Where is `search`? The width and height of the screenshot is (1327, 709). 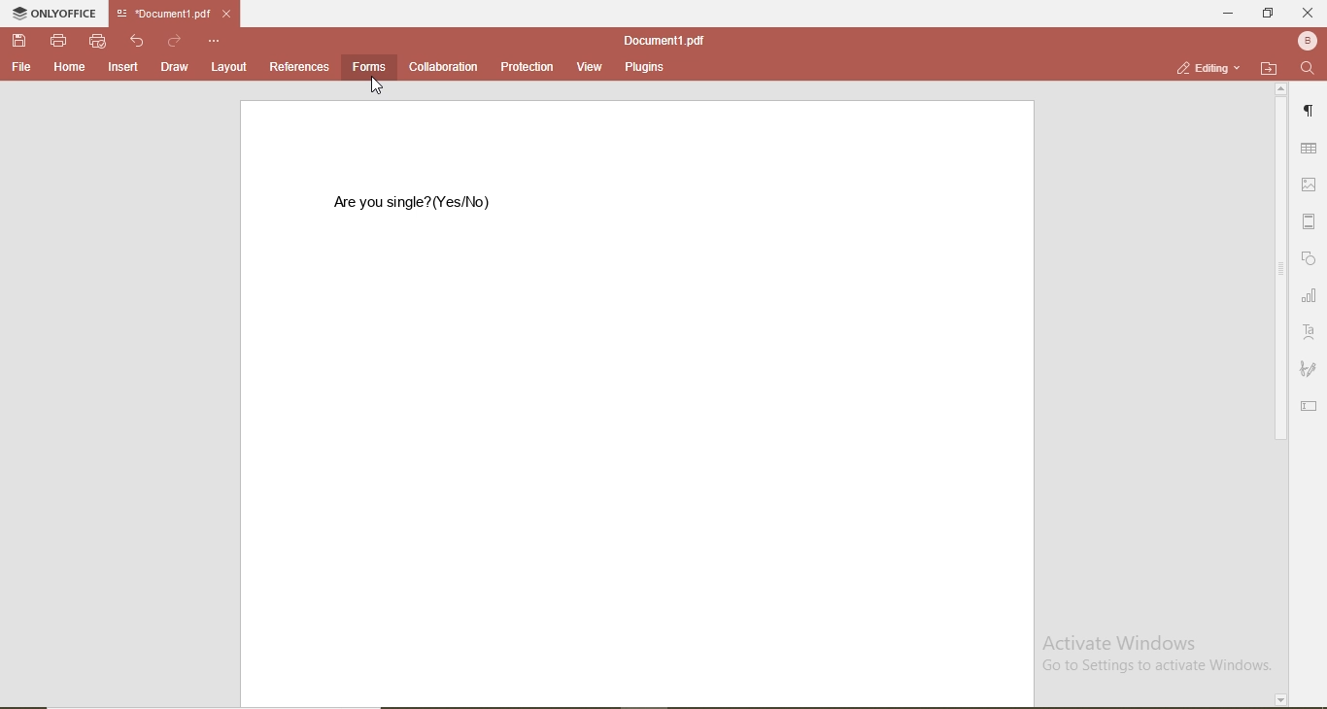
search is located at coordinates (1310, 71).